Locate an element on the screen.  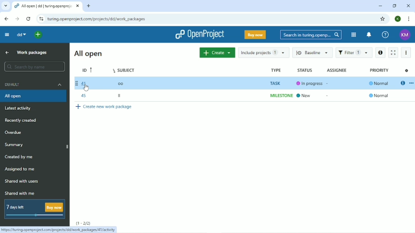
Latest activity is located at coordinates (19, 108).